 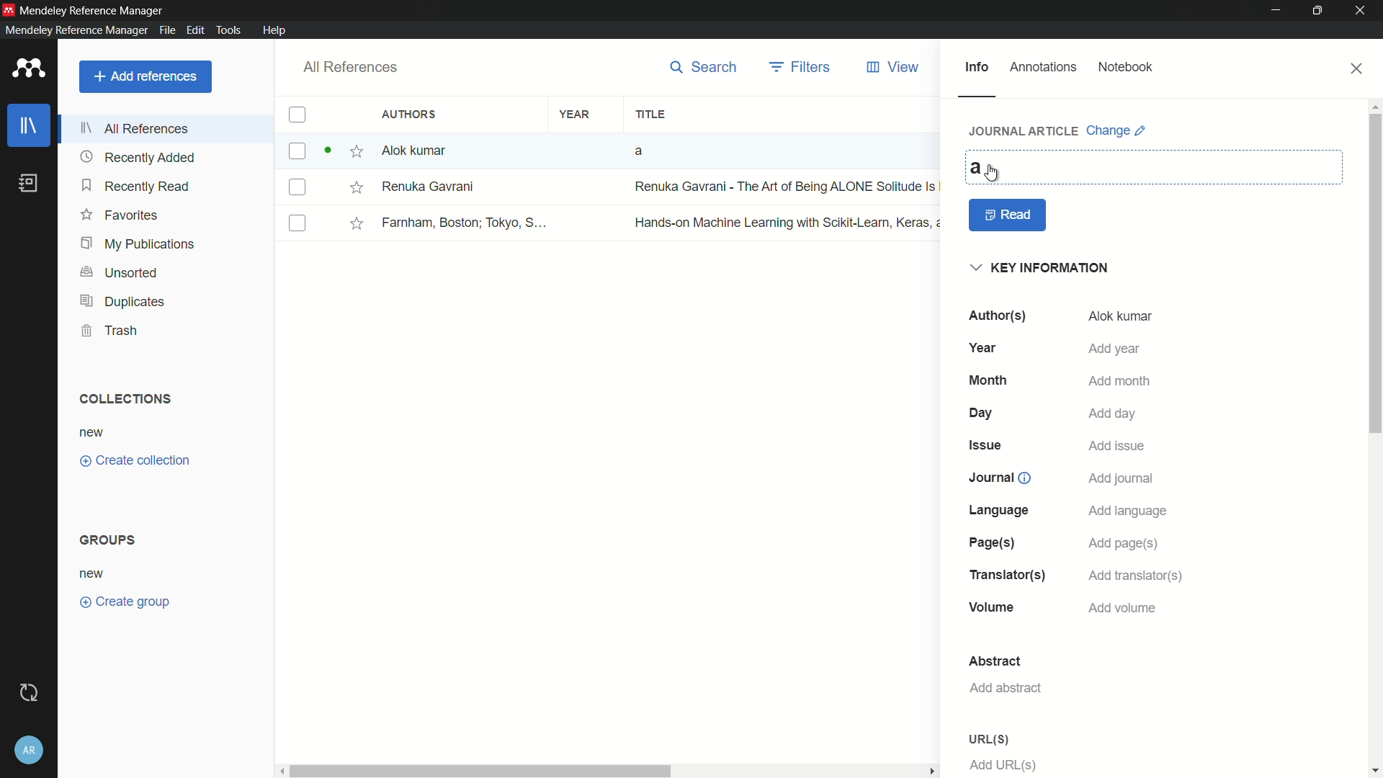 I want to click on info, so click(x=976, y=68).